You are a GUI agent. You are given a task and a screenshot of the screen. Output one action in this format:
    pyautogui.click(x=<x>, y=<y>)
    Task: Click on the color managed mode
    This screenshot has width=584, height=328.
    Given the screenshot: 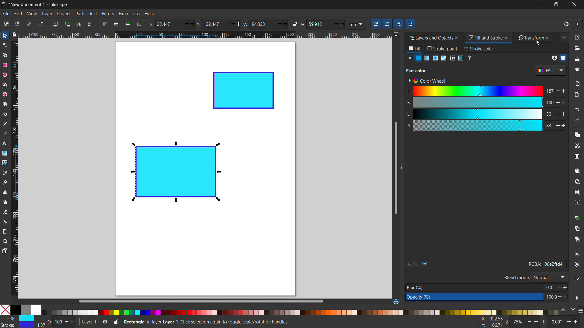 What is the action you would take?
    pyautogui.click(x=408, y=265)
    